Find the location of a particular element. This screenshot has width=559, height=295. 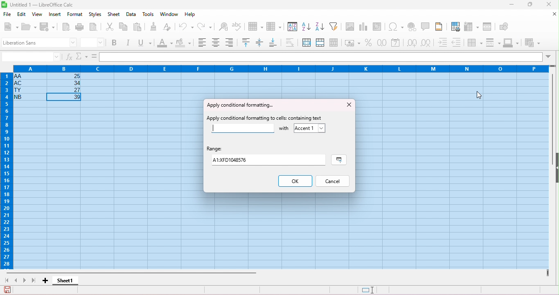

horizontal scroll bar is located at coordinates (132, 273).